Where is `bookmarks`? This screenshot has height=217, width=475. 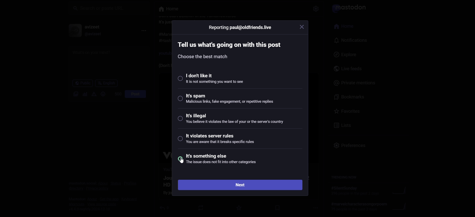
bookmarks is located at coordinates (352, 97).